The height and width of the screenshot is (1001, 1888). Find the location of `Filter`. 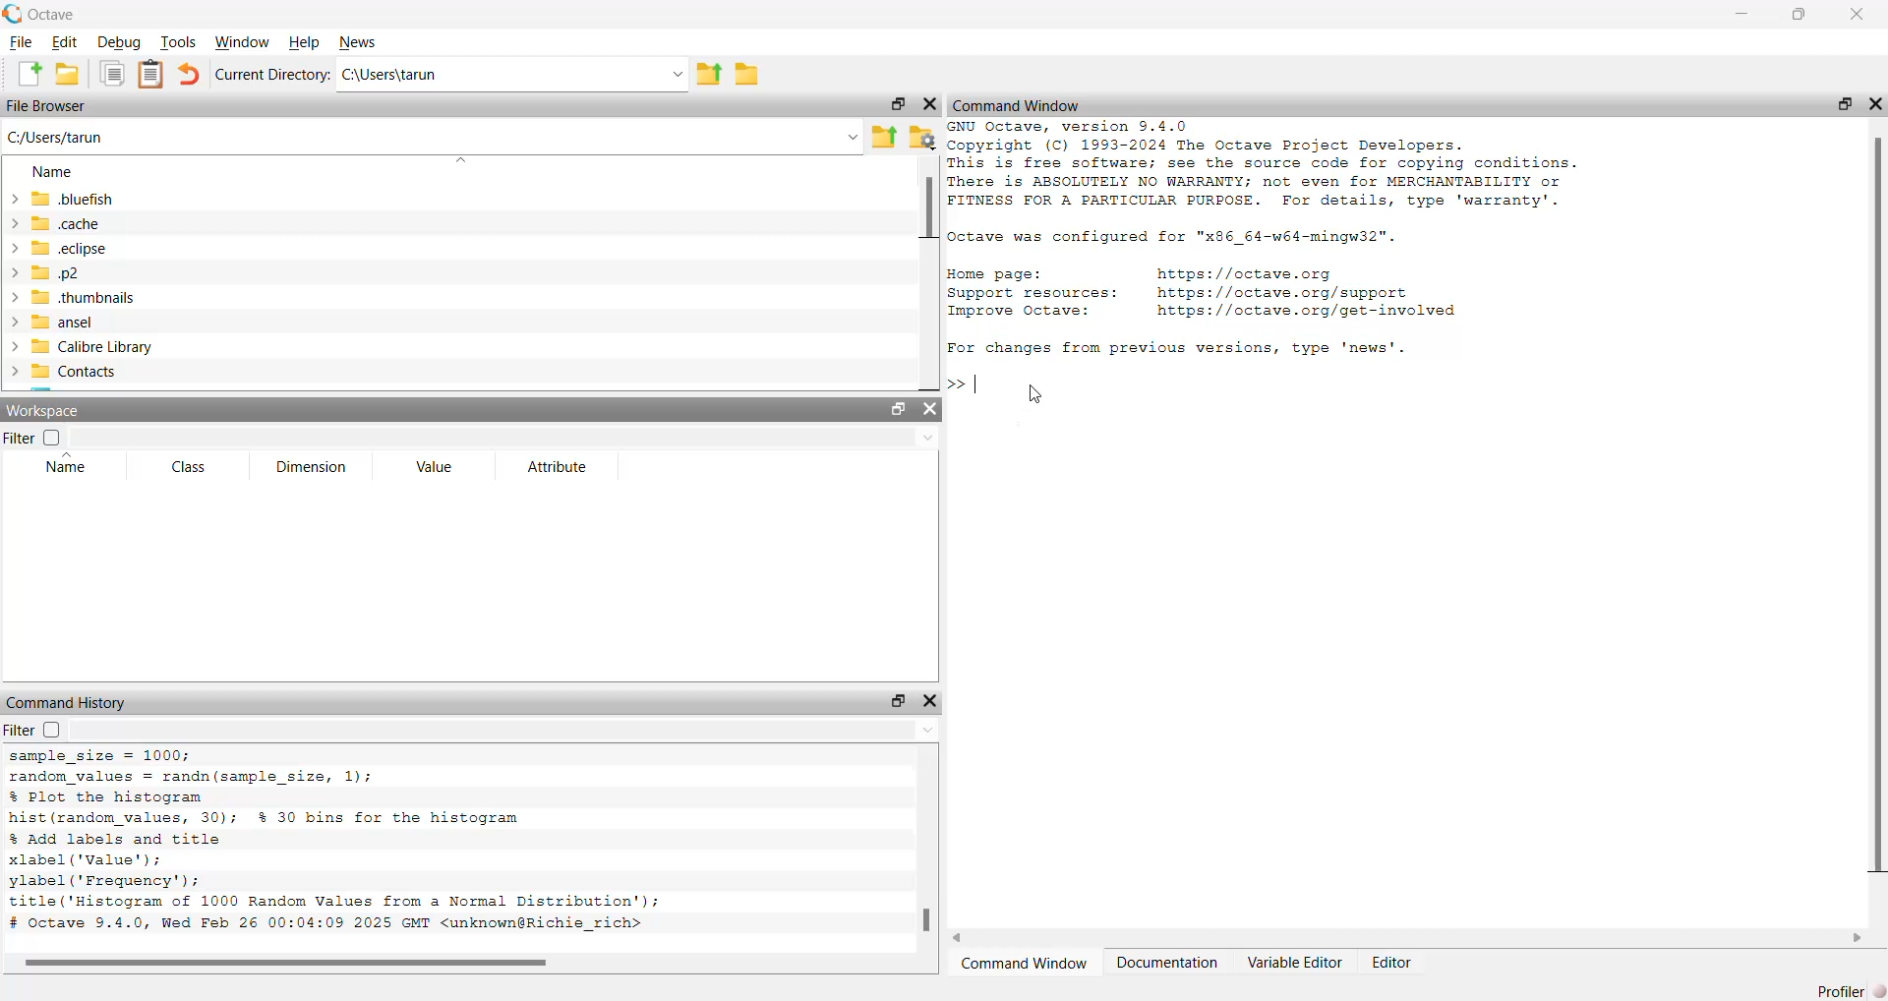

Filter is located at coordinates (32, 438).